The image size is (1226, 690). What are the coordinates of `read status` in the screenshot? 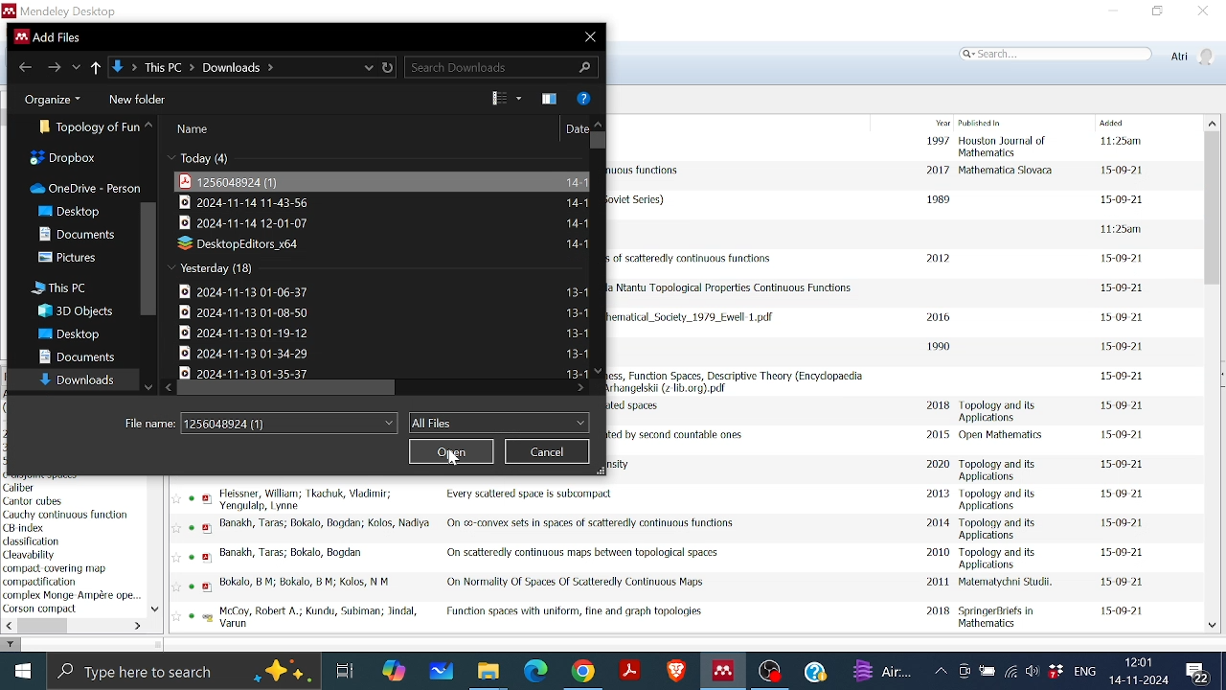 It's located at (195, 556).